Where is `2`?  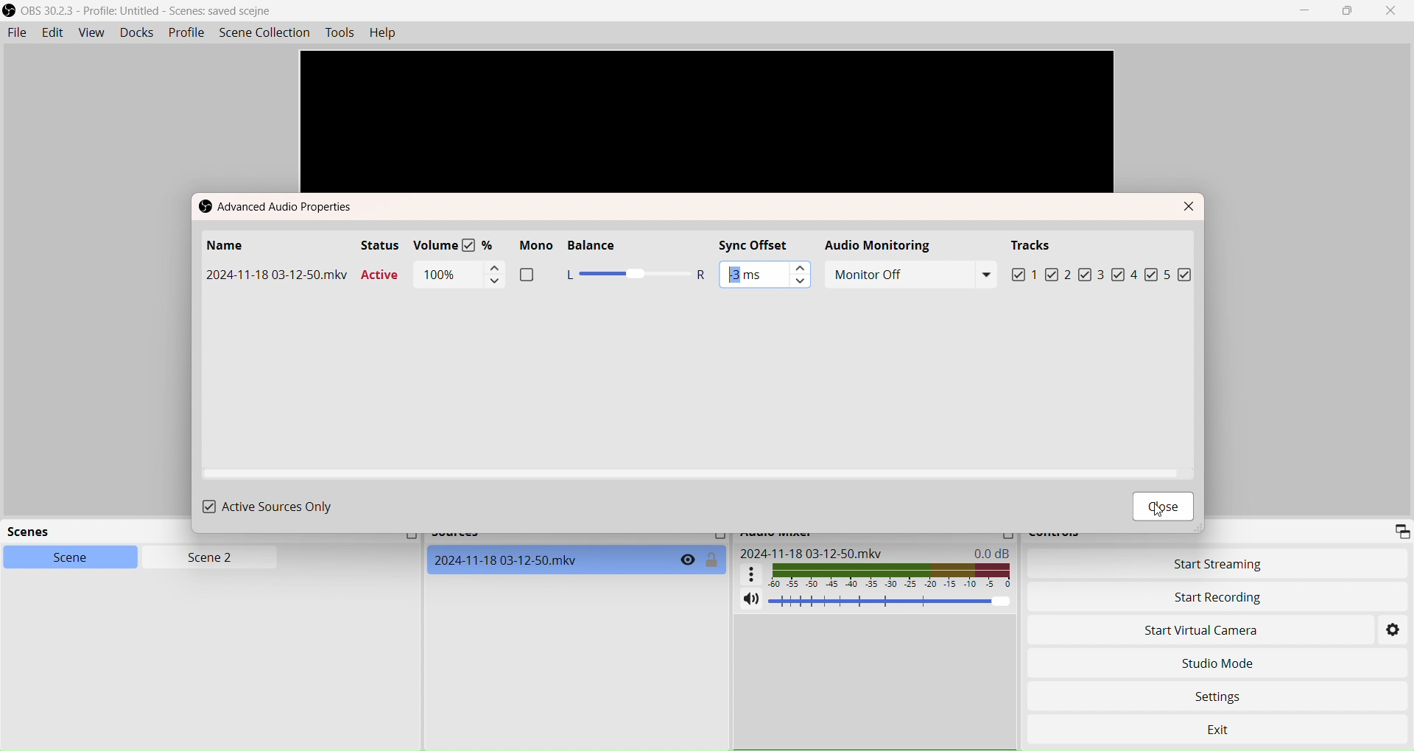
2 is located at coordinates (1077, 276).